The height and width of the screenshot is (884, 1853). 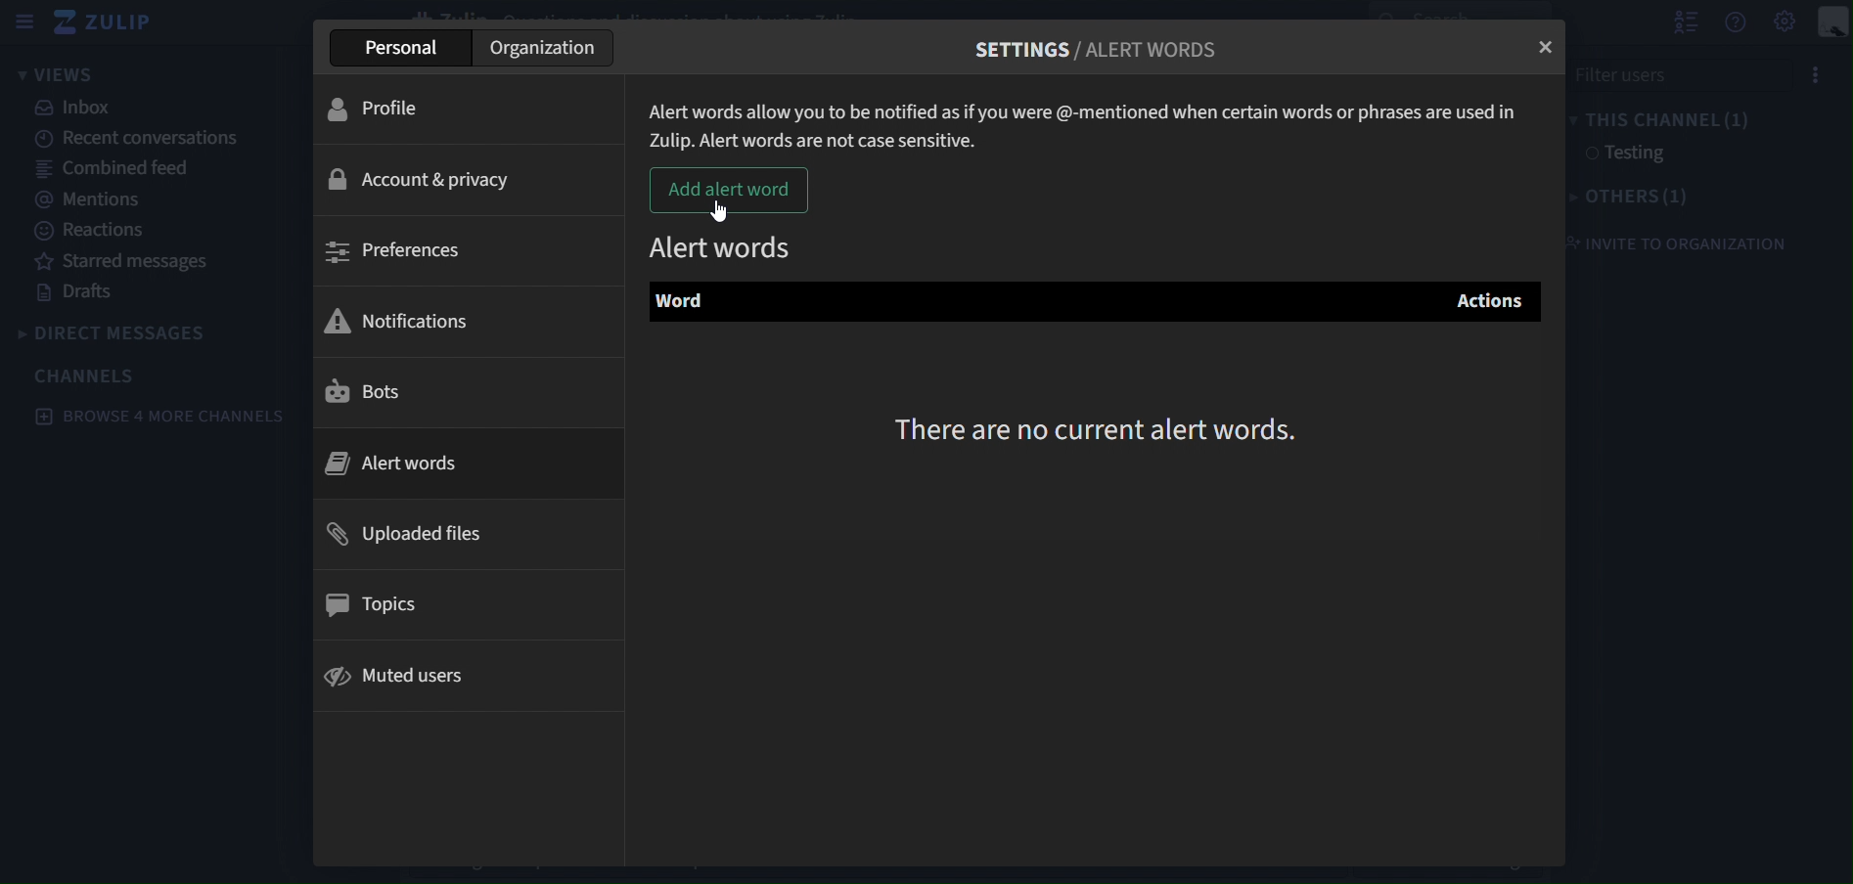 I want to click on close, so click(x=1549, y=49).